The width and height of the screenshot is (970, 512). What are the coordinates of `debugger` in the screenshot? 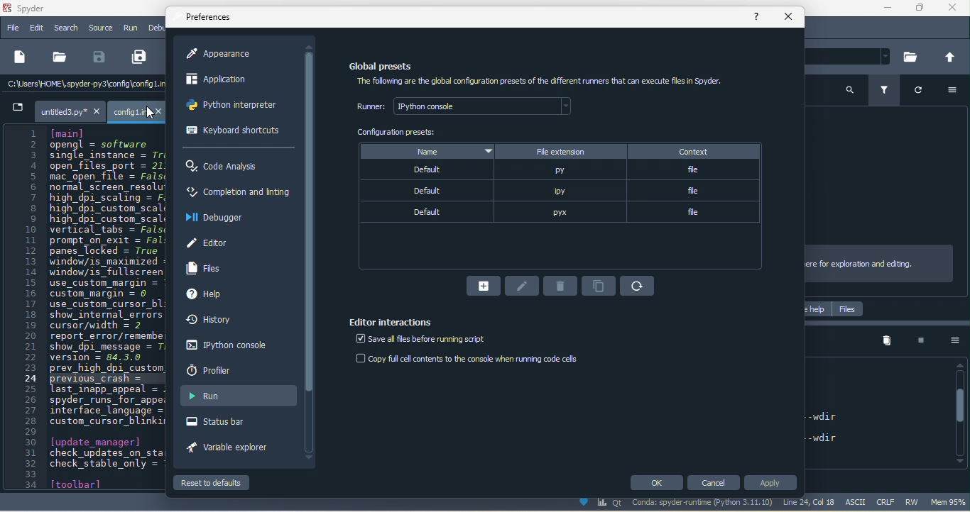 It's located at (212, 221).